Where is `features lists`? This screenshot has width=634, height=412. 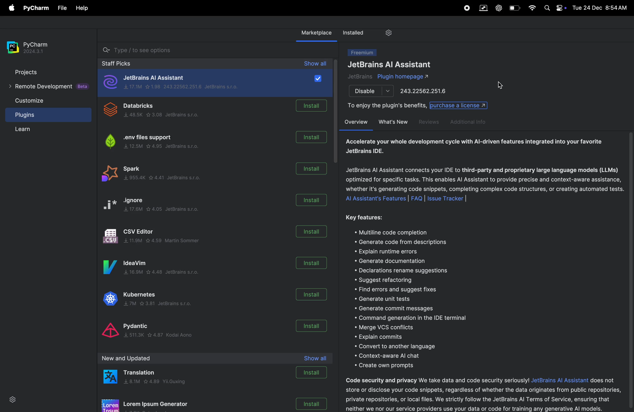 features lists is located at coordinates (412, 299).